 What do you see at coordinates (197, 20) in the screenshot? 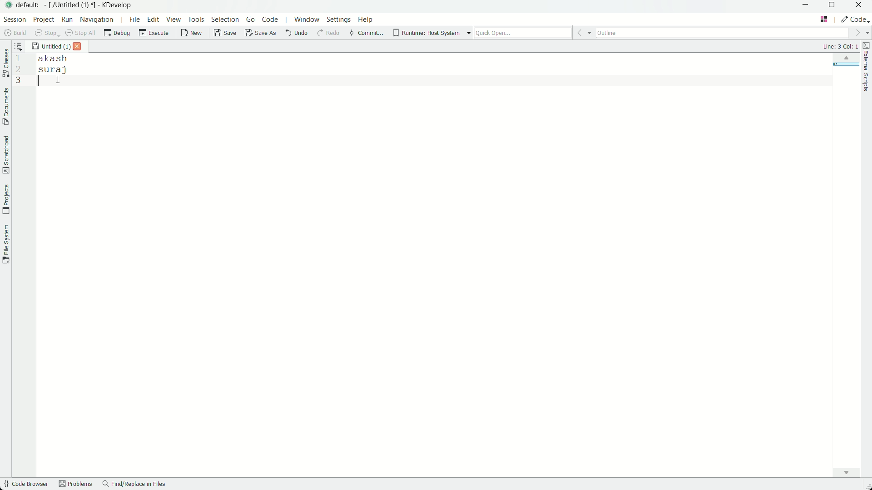
I see `tools menu` at bounding box center [197, 20].